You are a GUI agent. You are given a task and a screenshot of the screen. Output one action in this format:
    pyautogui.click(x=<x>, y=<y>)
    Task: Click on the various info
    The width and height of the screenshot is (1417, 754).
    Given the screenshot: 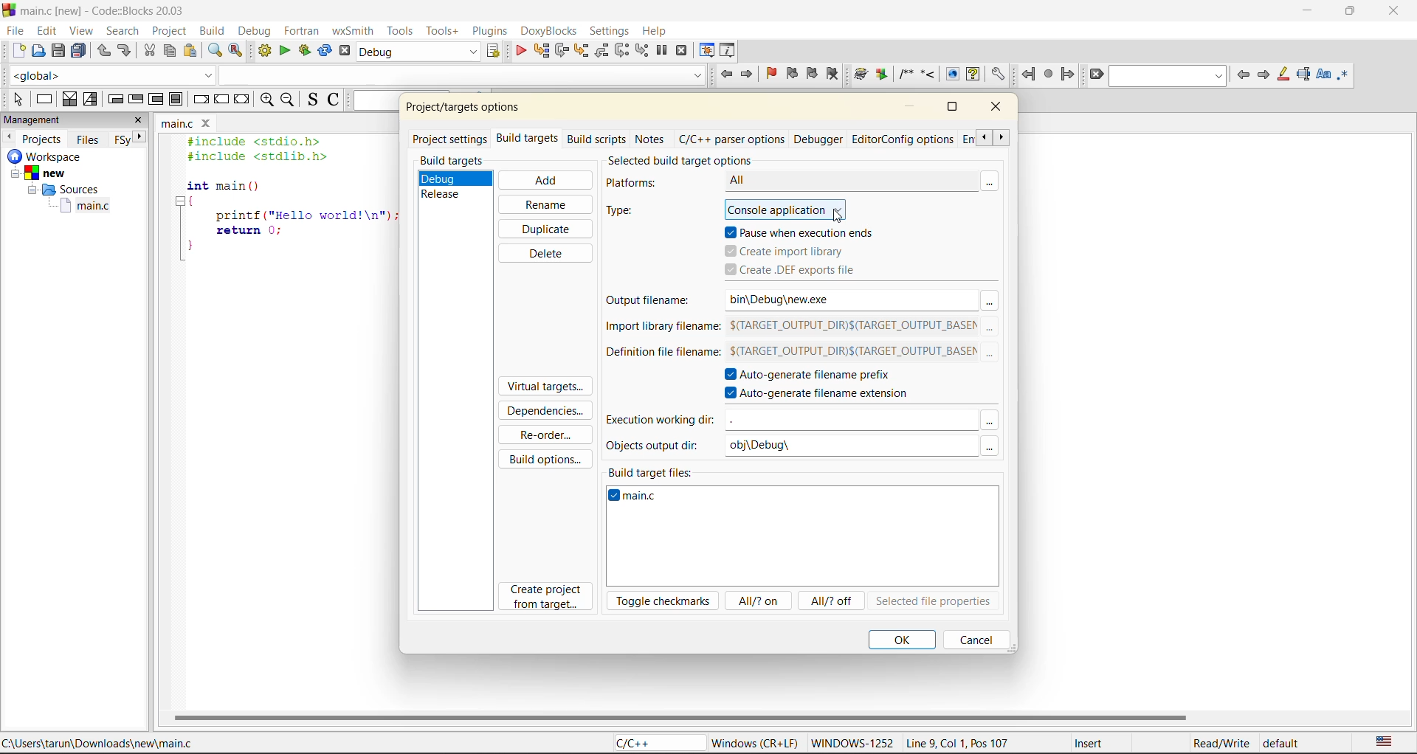 What is the action you would take?
    pyautogui.click(x=728, y=50)
    